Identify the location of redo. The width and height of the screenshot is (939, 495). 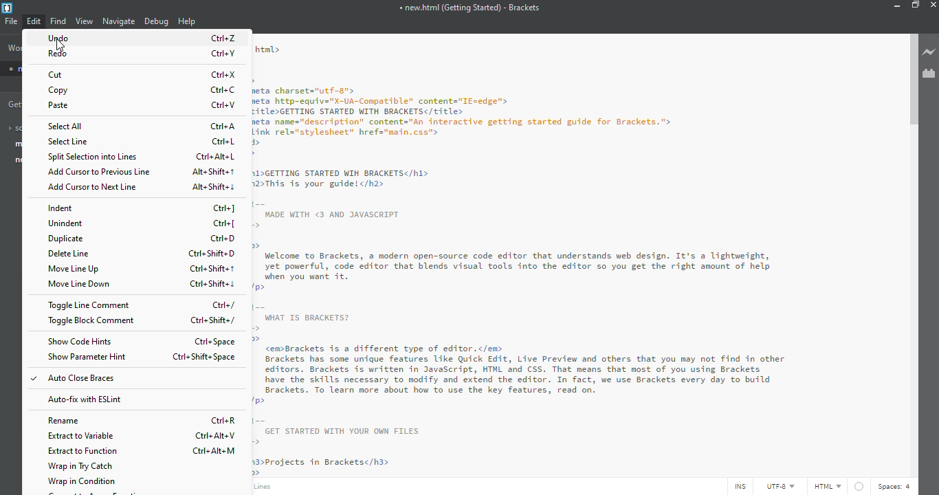
(60, 54).